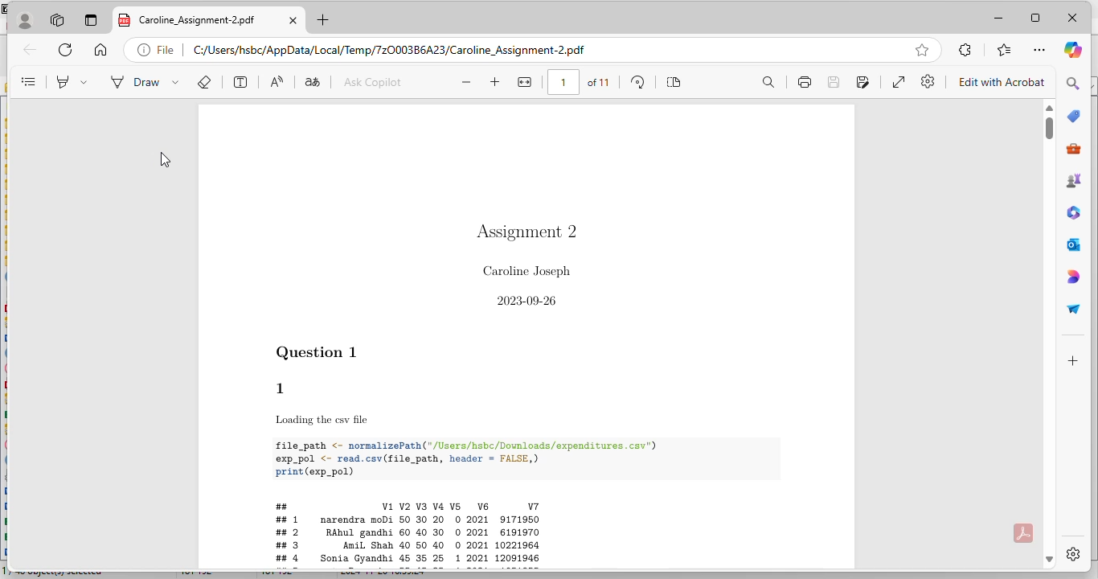 The height and width of the screenshot is (579, 1098). I want to click on fit to width, so click(525, 82).